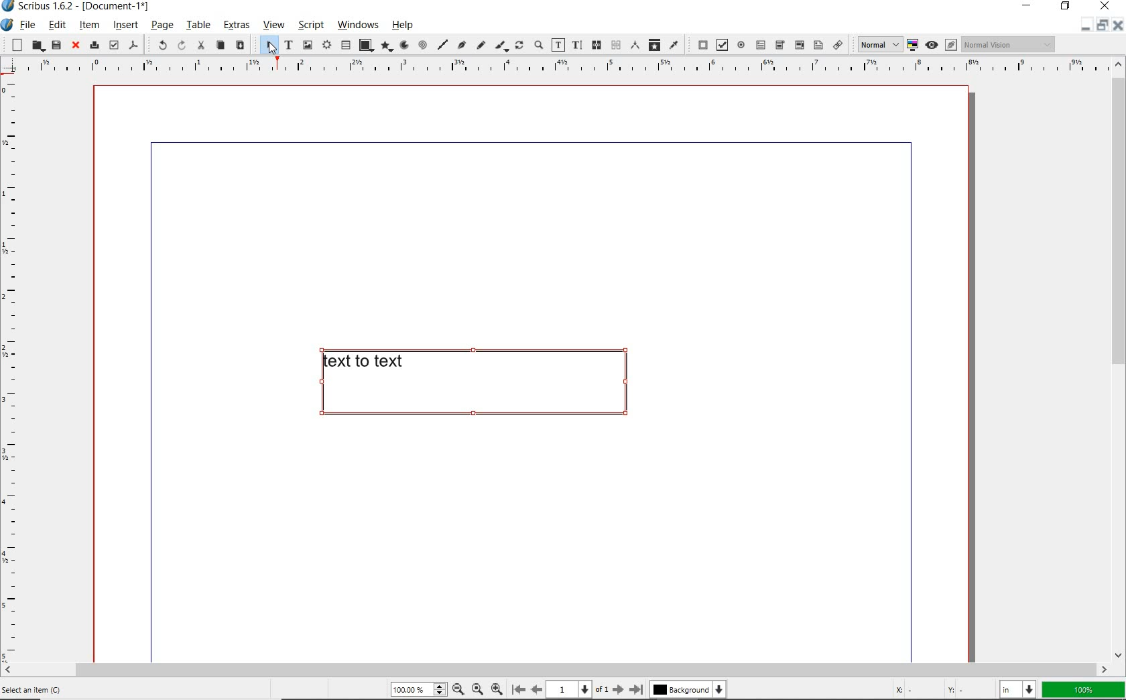 The width and height of the screenshot is (1126, 700). Describe the element at coordinates (615, 46) in the screenshot. I see `unlink text frames` at that location.